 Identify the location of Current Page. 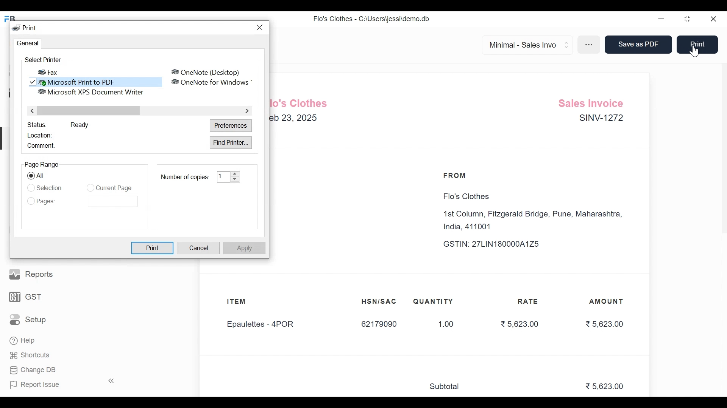
(114, 188).